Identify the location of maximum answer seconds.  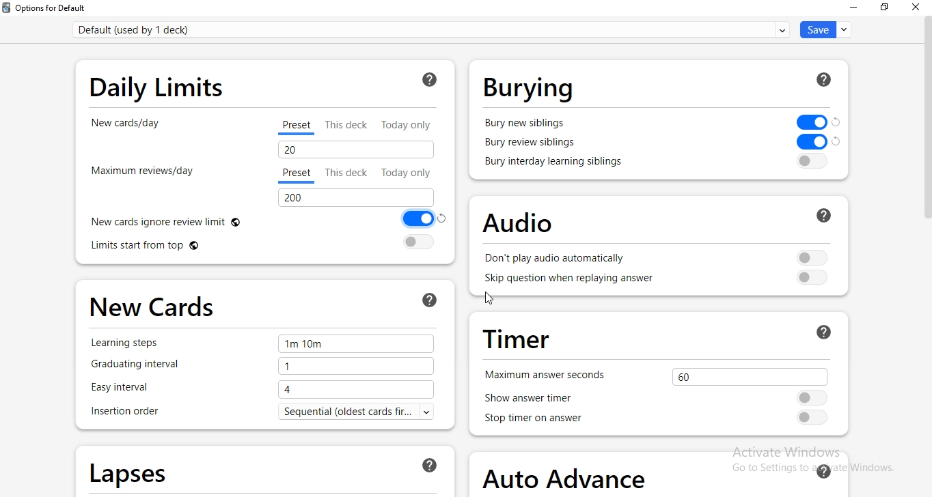
(545, 375).